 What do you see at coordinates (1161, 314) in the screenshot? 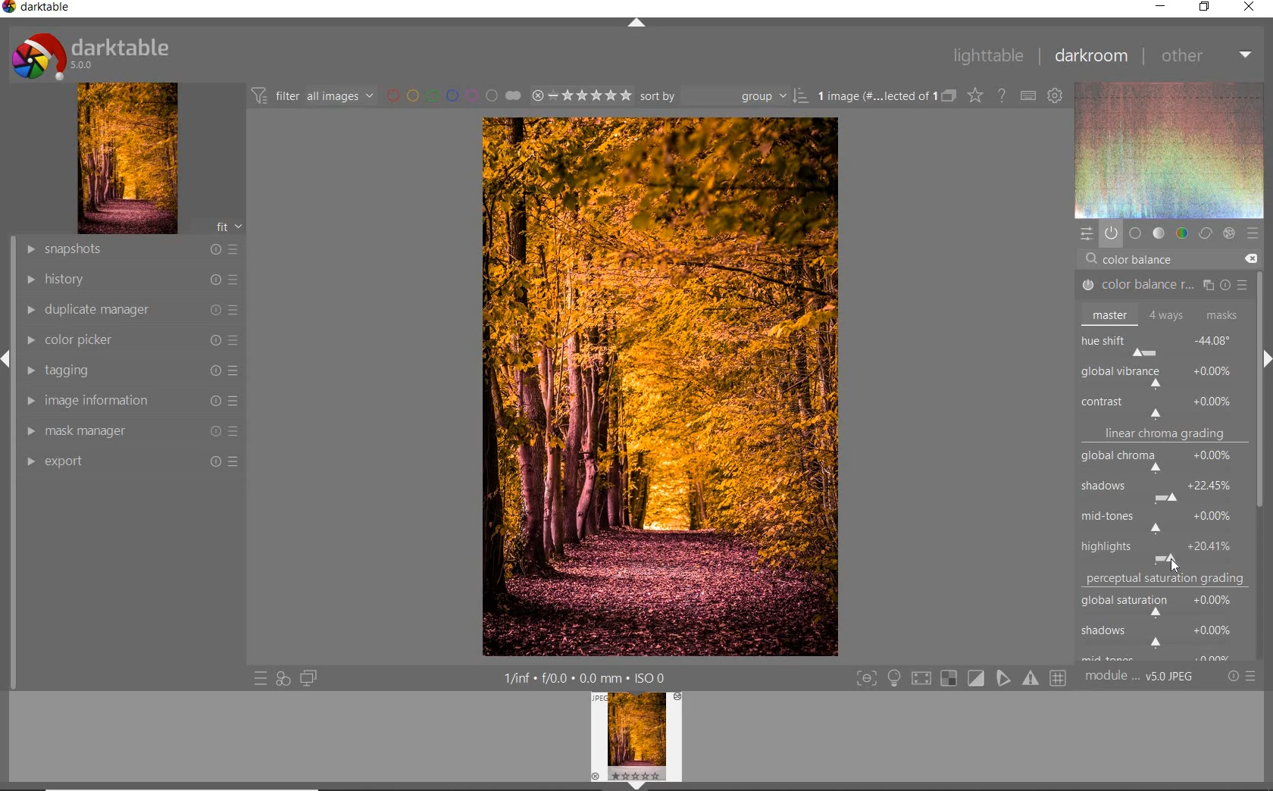
I see `master` at bounding box center [1161, 314].